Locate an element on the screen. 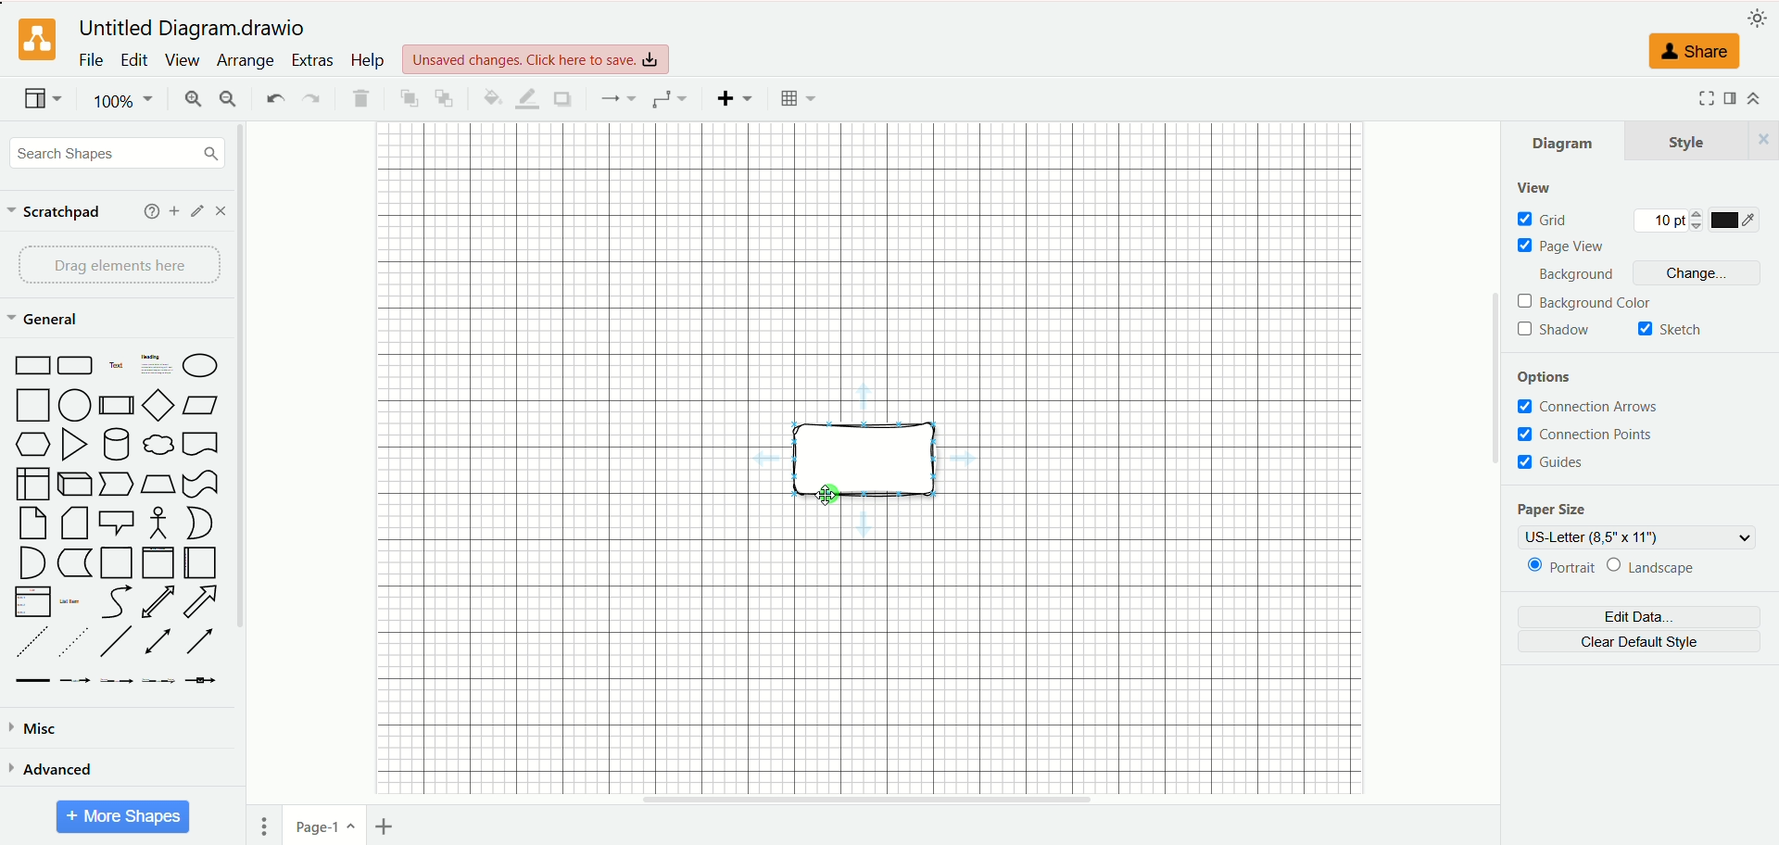  pages is located at coordinates (264, 826).